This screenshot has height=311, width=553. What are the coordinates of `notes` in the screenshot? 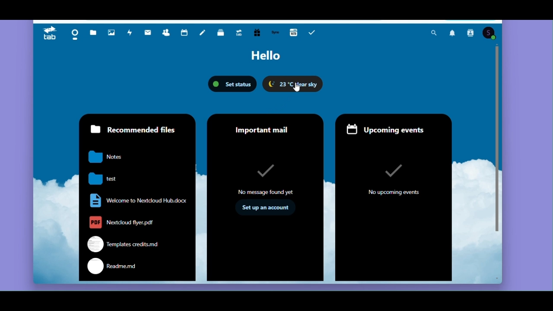 It's located at (104, 156).